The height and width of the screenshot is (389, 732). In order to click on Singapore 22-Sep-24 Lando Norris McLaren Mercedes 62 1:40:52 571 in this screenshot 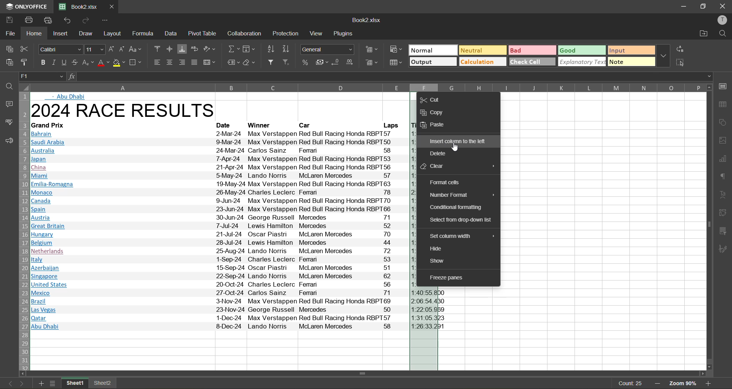, I will do `click(215, 276)`.